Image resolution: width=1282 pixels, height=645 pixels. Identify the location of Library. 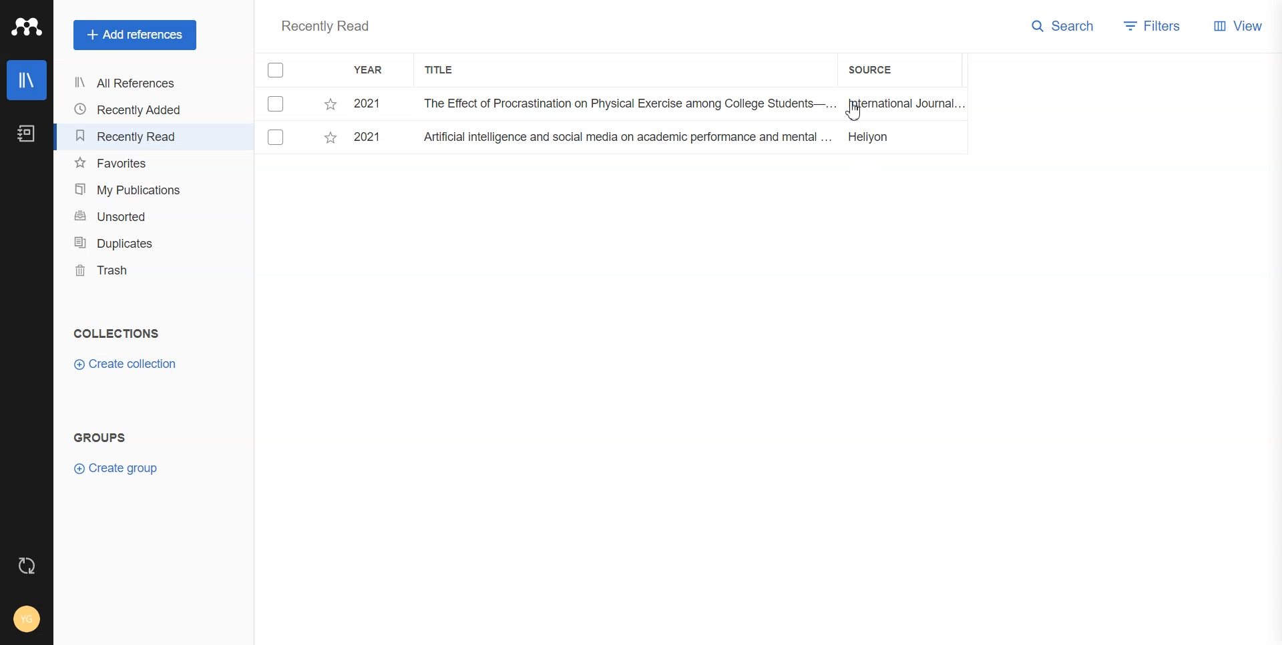
(27, 80).